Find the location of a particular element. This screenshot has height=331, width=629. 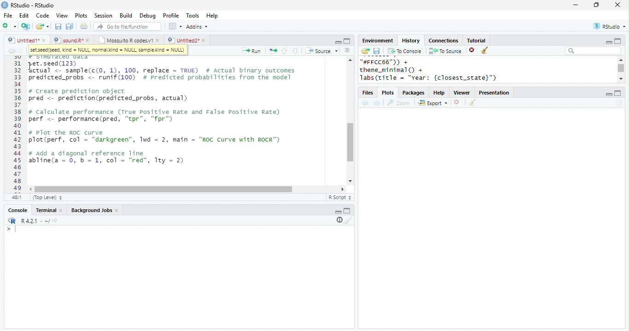

close is located at coordinates (205, 41).